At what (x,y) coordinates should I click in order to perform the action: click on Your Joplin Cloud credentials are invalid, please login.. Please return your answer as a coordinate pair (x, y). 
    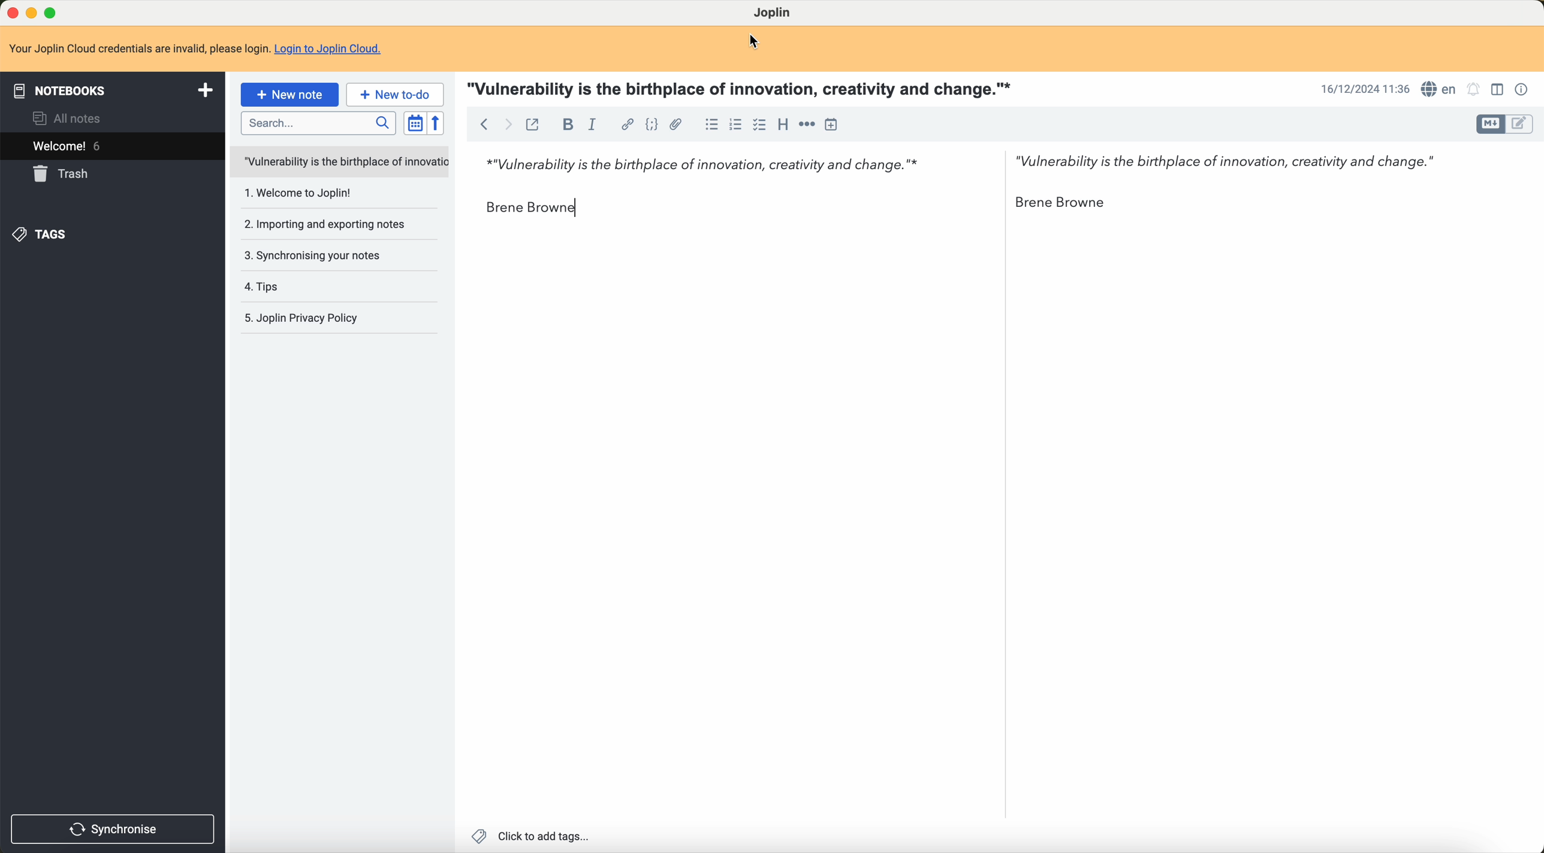
    Looking at the image, I should click on (138, 47).